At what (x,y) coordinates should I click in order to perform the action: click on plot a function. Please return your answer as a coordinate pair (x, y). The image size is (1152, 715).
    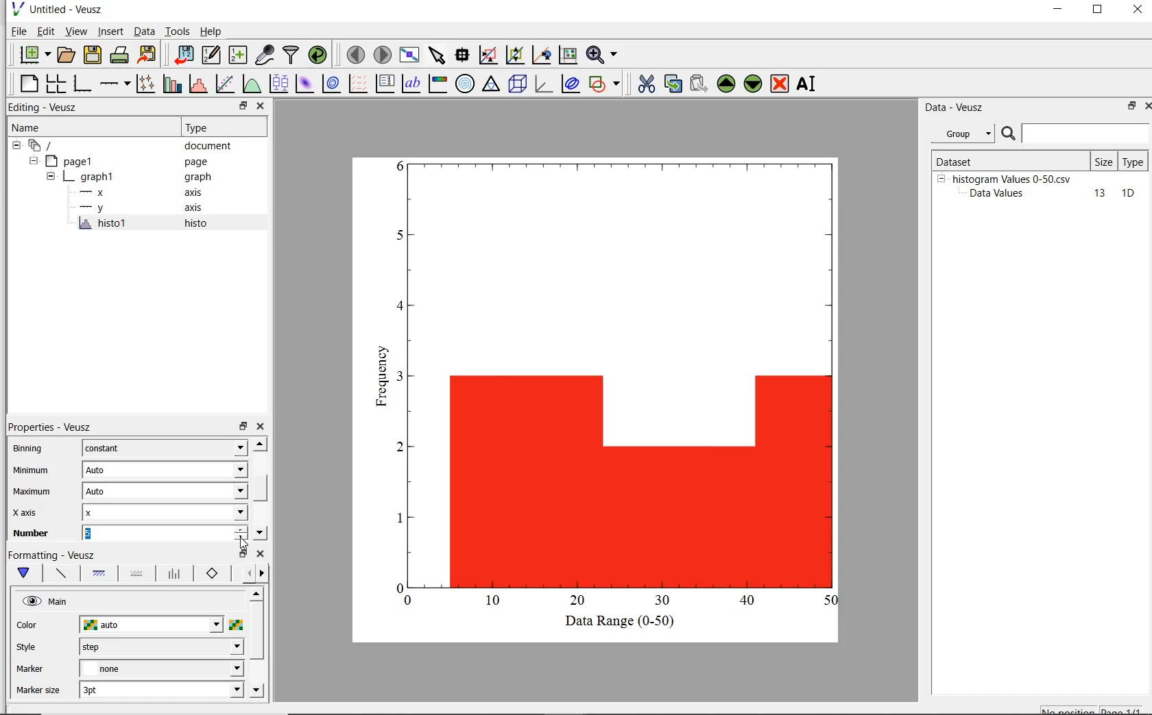
    Looking at the image, I should click on (250, 84).